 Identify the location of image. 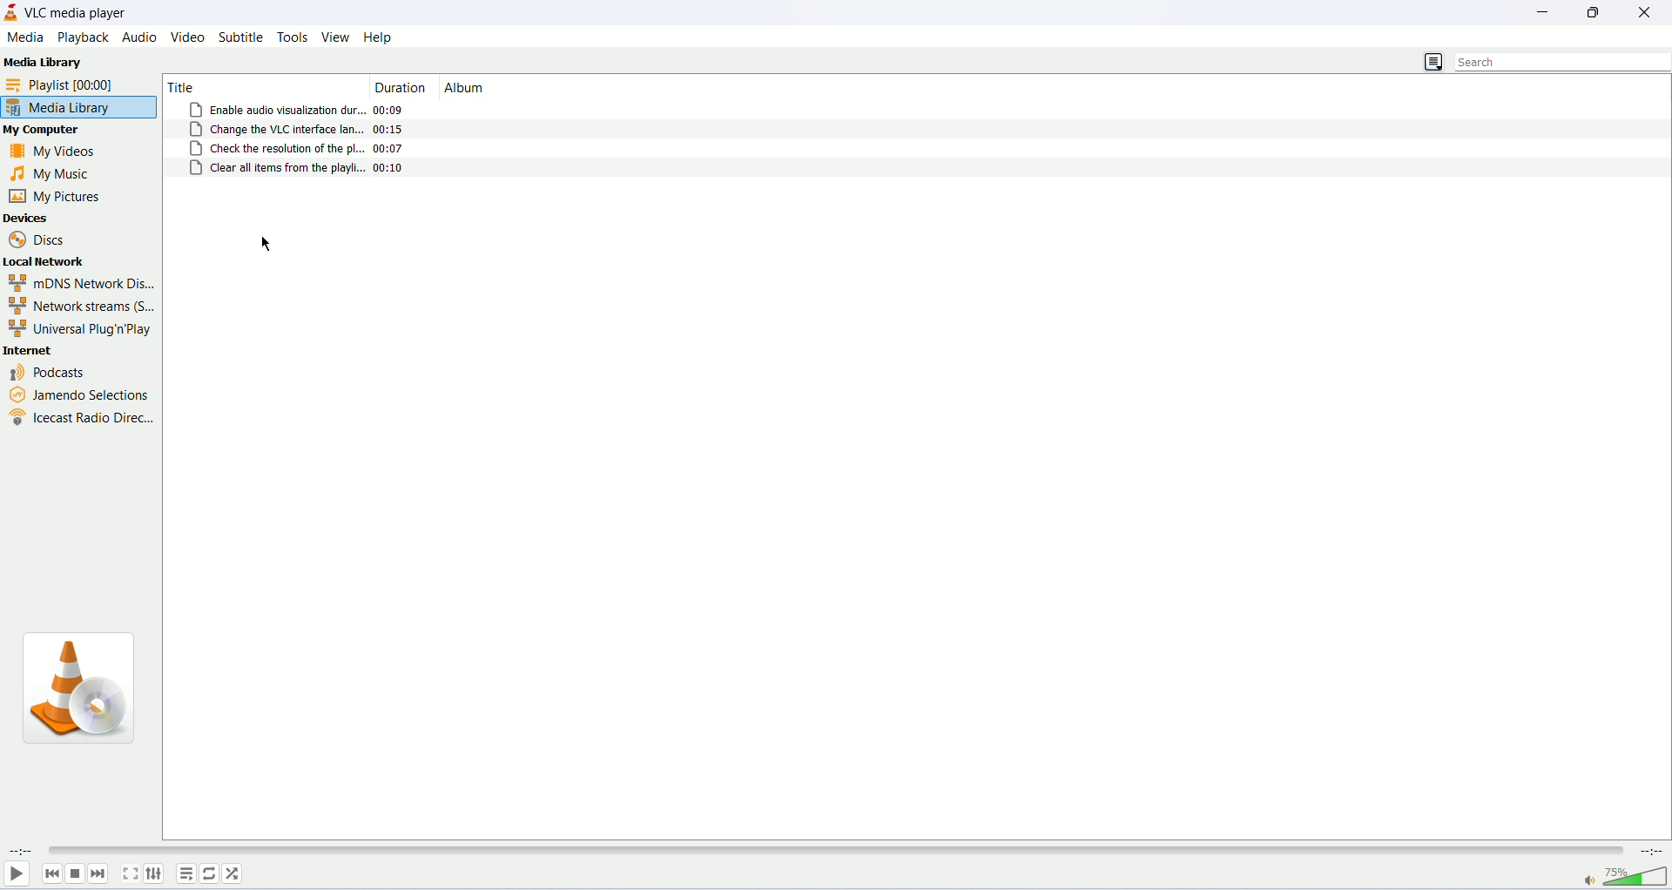
(81, 691).